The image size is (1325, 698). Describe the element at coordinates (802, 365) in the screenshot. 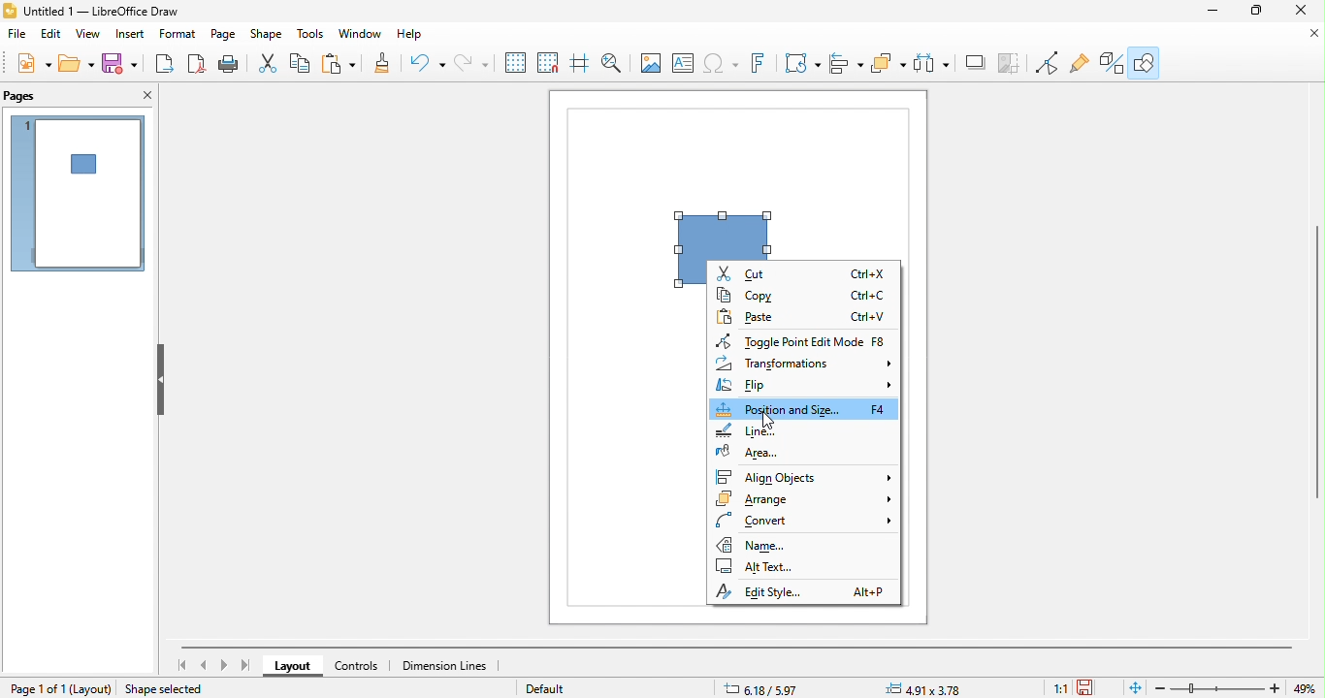

I see `transformation` at that location.